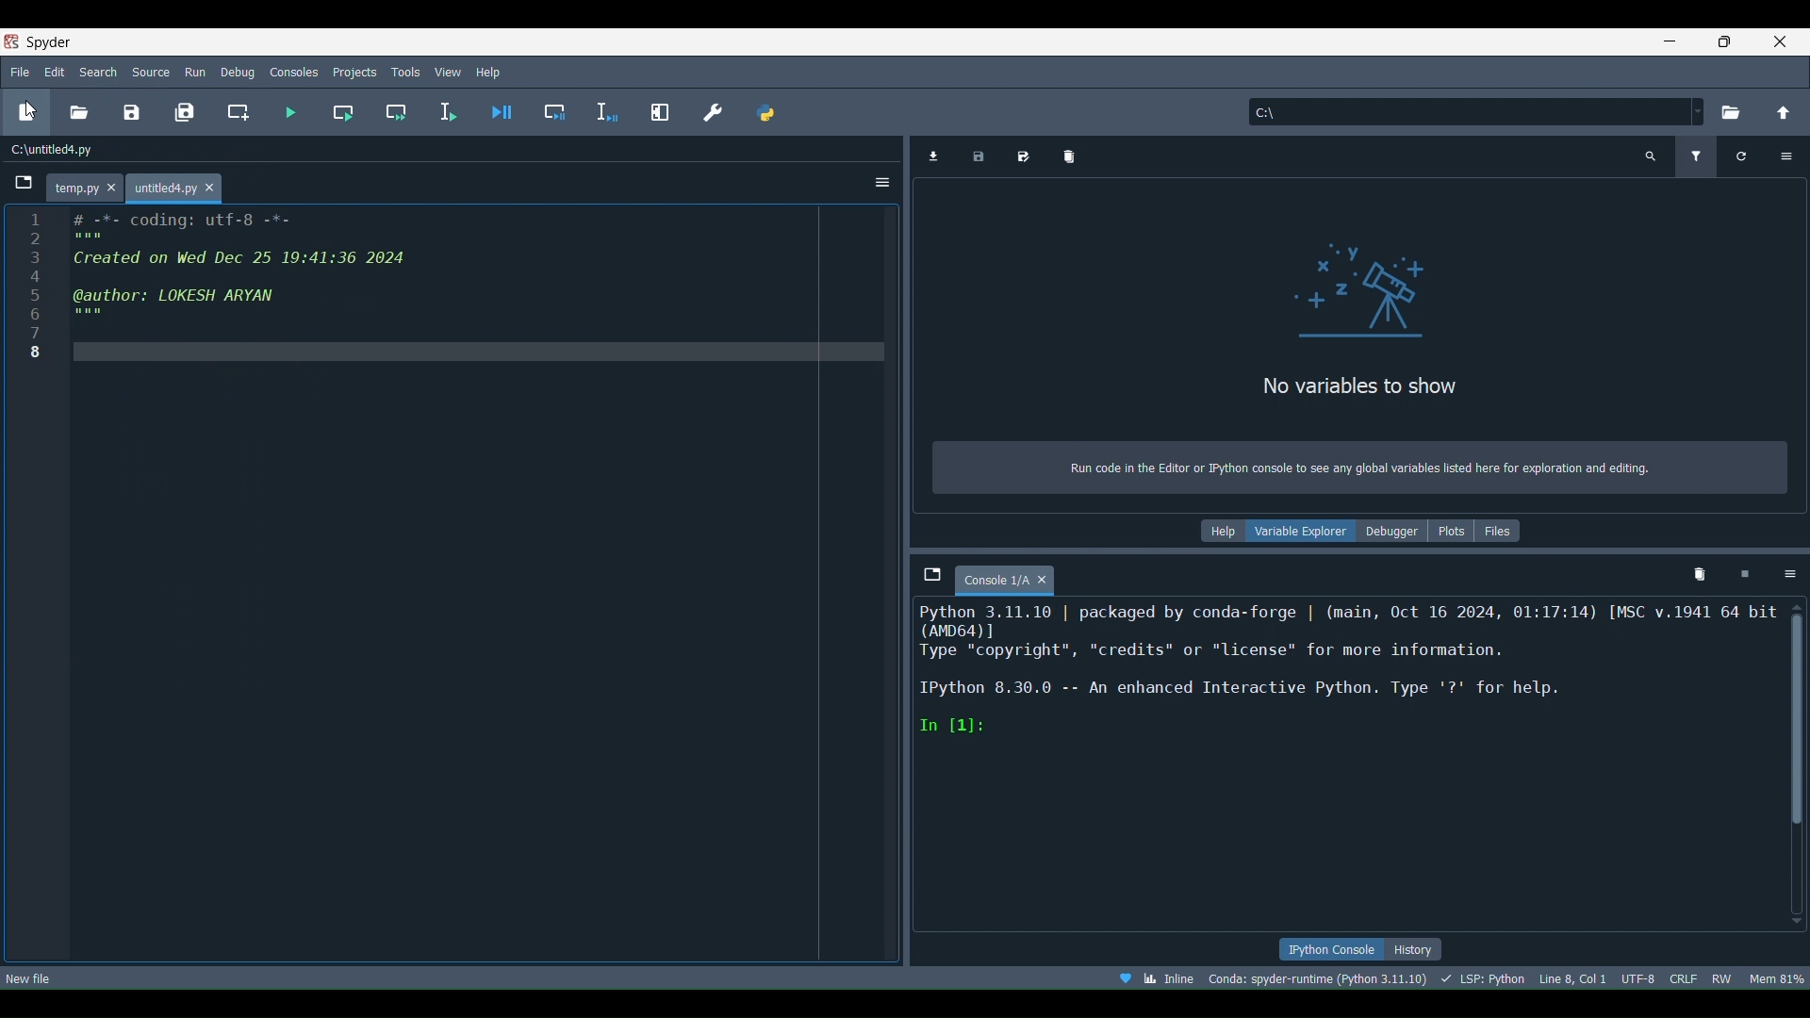 The height and width of the screenshot is (1018, 1810). Describe the element at coordinates (58, 150) in the screenshot. I see `File location` at that location.